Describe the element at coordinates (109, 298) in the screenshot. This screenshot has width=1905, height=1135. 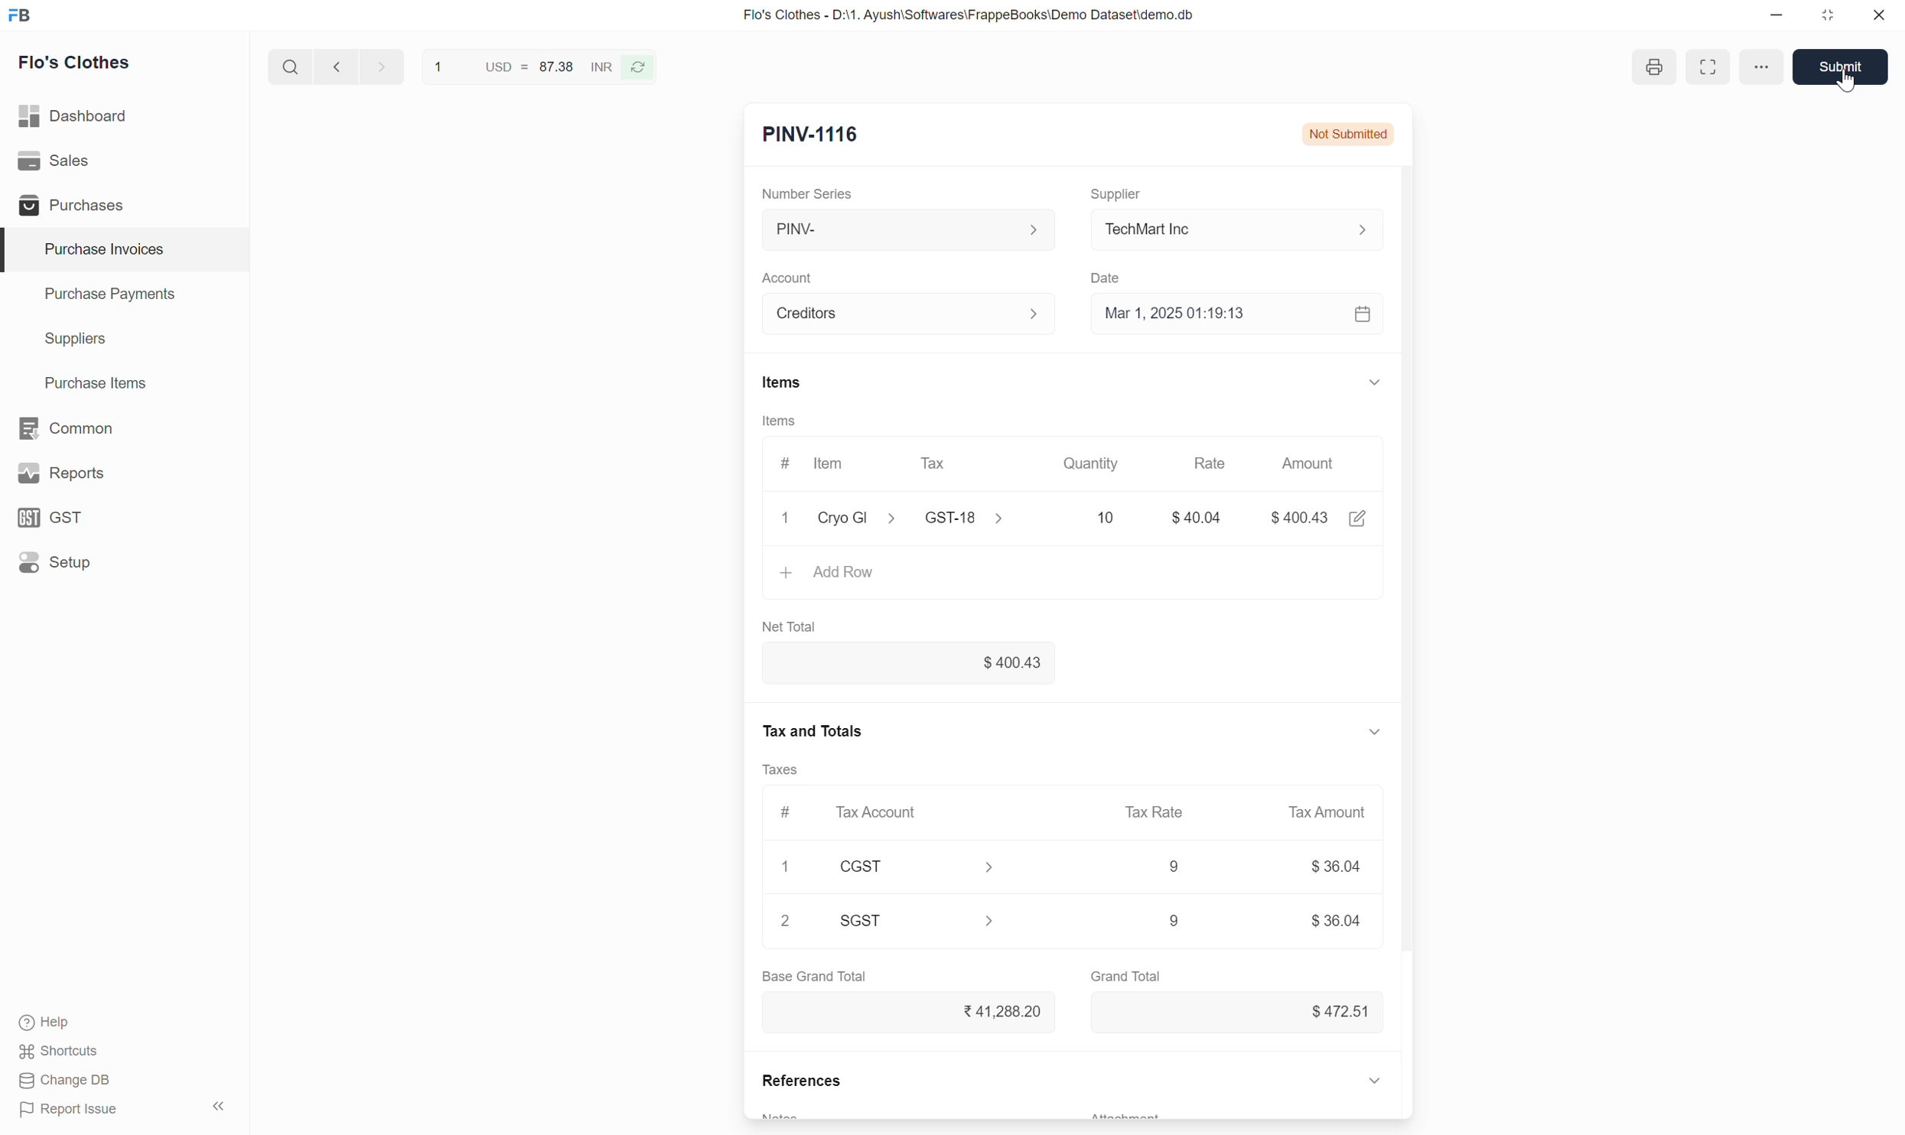
I see `Purchase Payments` at that location.